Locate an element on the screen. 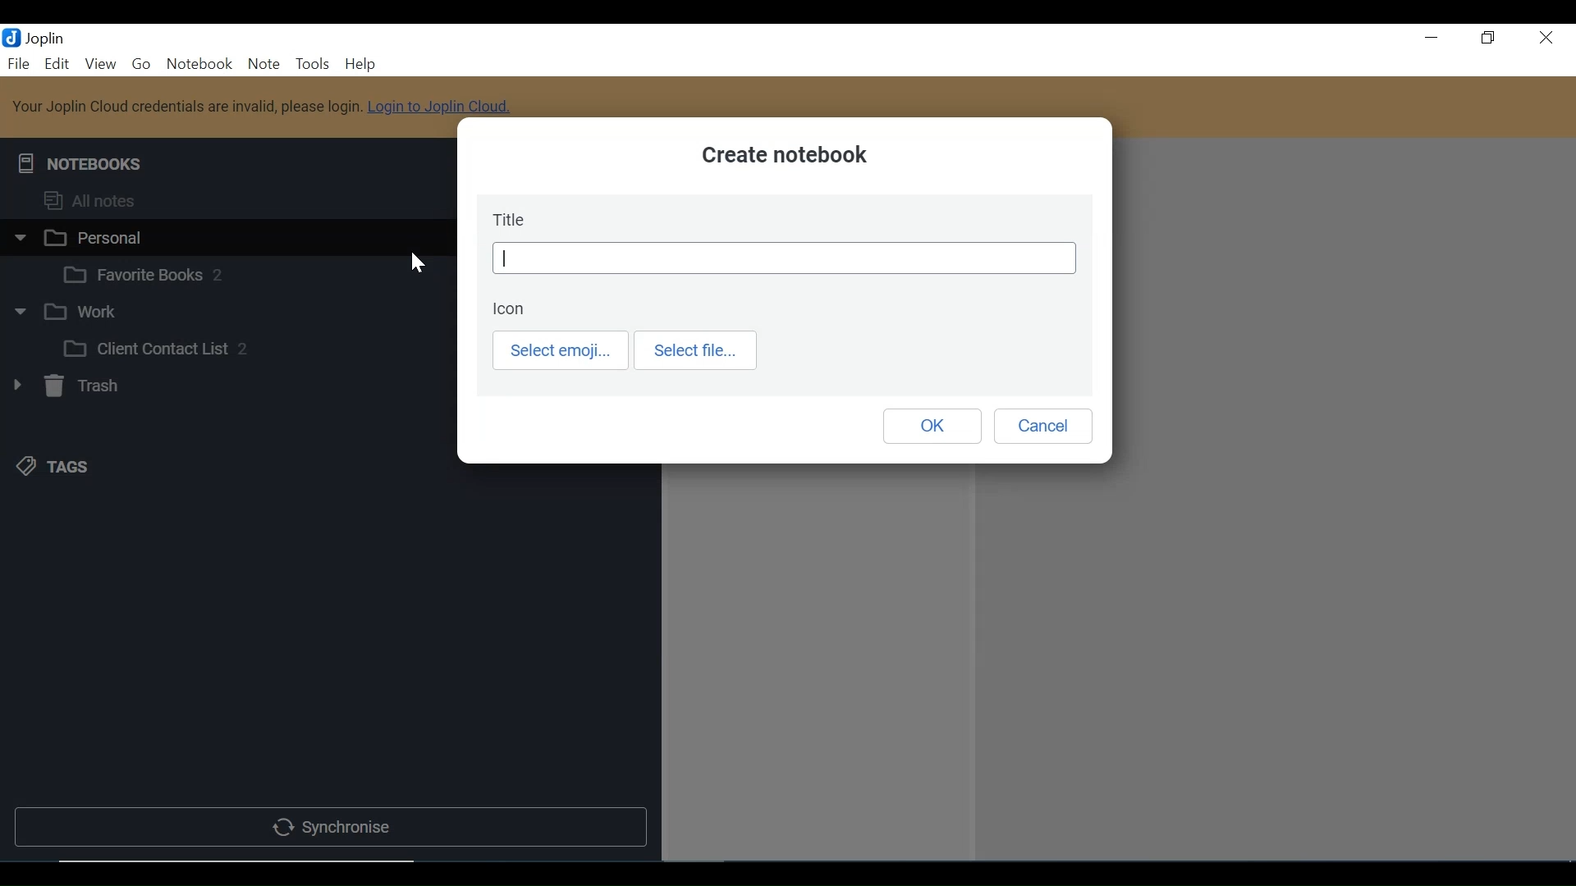  Field is located at coordinates (785, 258).